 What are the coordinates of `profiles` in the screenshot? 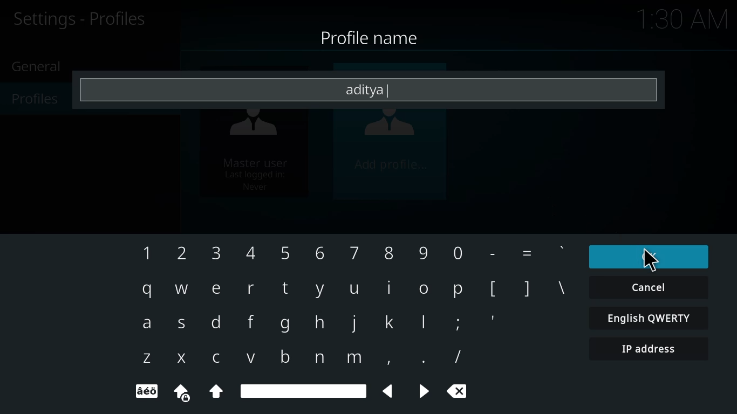 It's located at (37, 99).